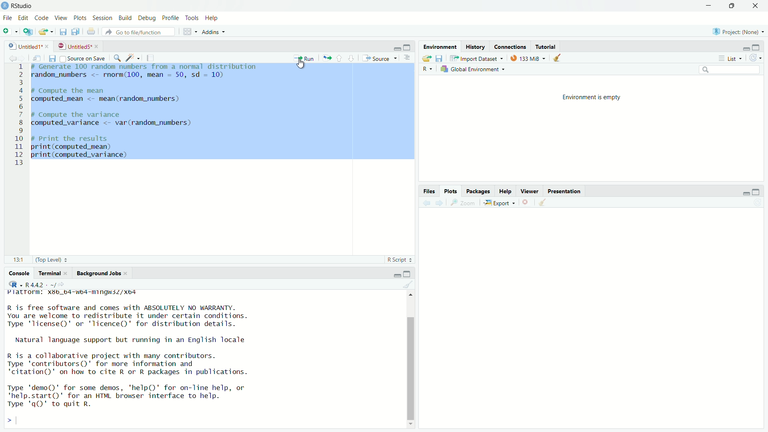 The height and width of the screenshot is (432, 768). What do you see at coordinates (62, 18) in the screenshot?
I see `view` at bounding box center [62, 18].